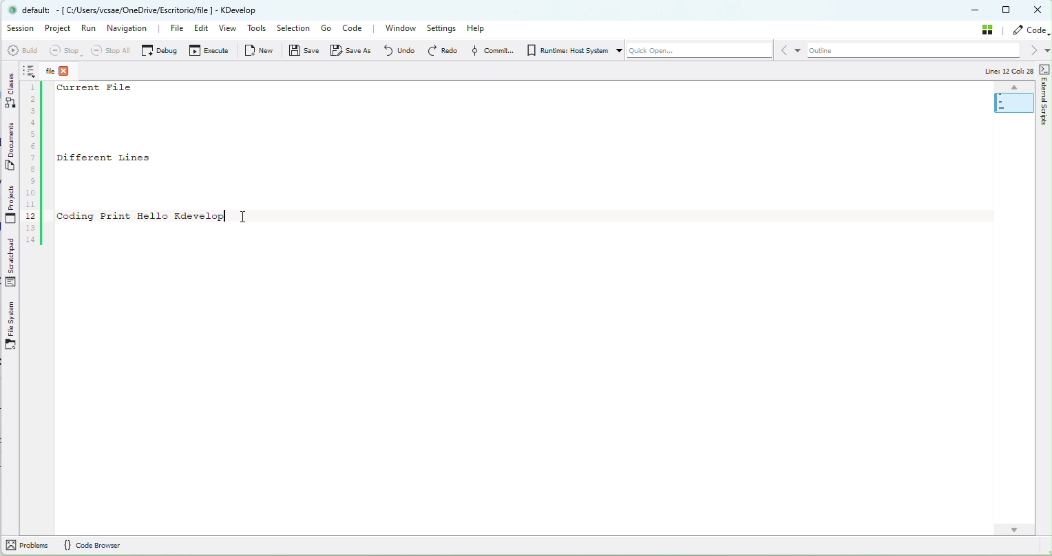 This screenshot has width=1052, height=556. Describe the element at coordinates (1014, 526) in the screenshot. I see `Scroll Down Arrow` at that location.